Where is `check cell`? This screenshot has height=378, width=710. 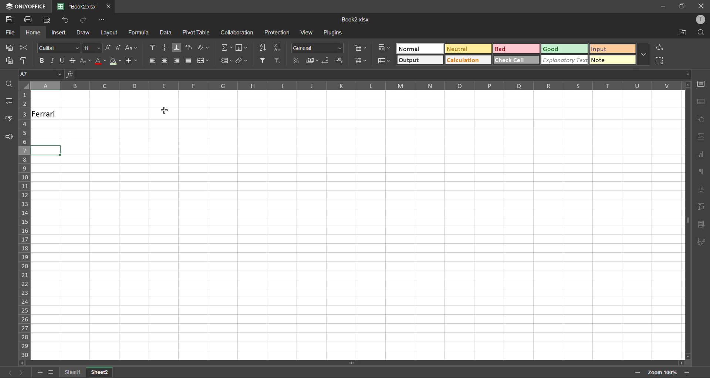
check cell is located at coordinates (515, 61).